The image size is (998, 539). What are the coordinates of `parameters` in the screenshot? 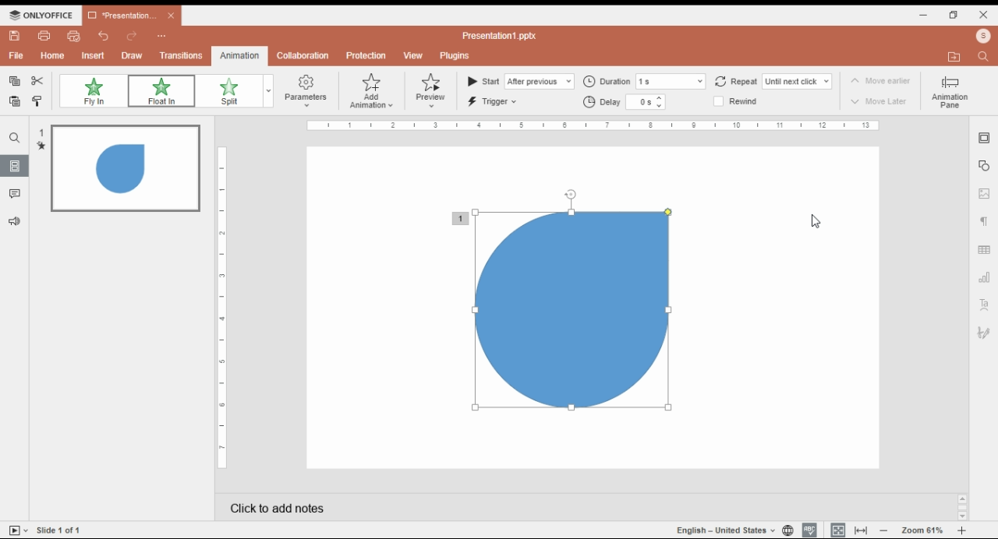 It's located at (304, 90).